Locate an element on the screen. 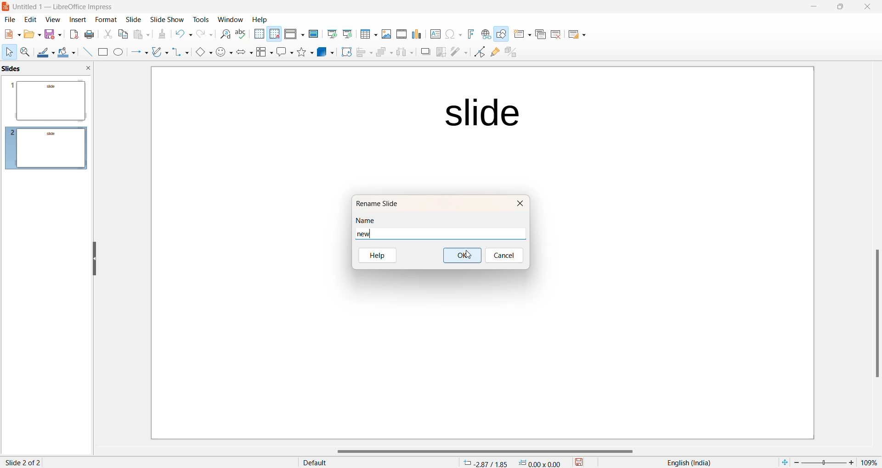 The height and width of the screenshot is (468, 882). Line is located at coordinates (85, 52).